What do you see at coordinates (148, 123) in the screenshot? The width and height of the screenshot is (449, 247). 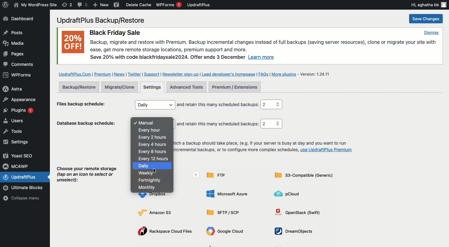 I see `Manual` at bounding box center [148, 123].